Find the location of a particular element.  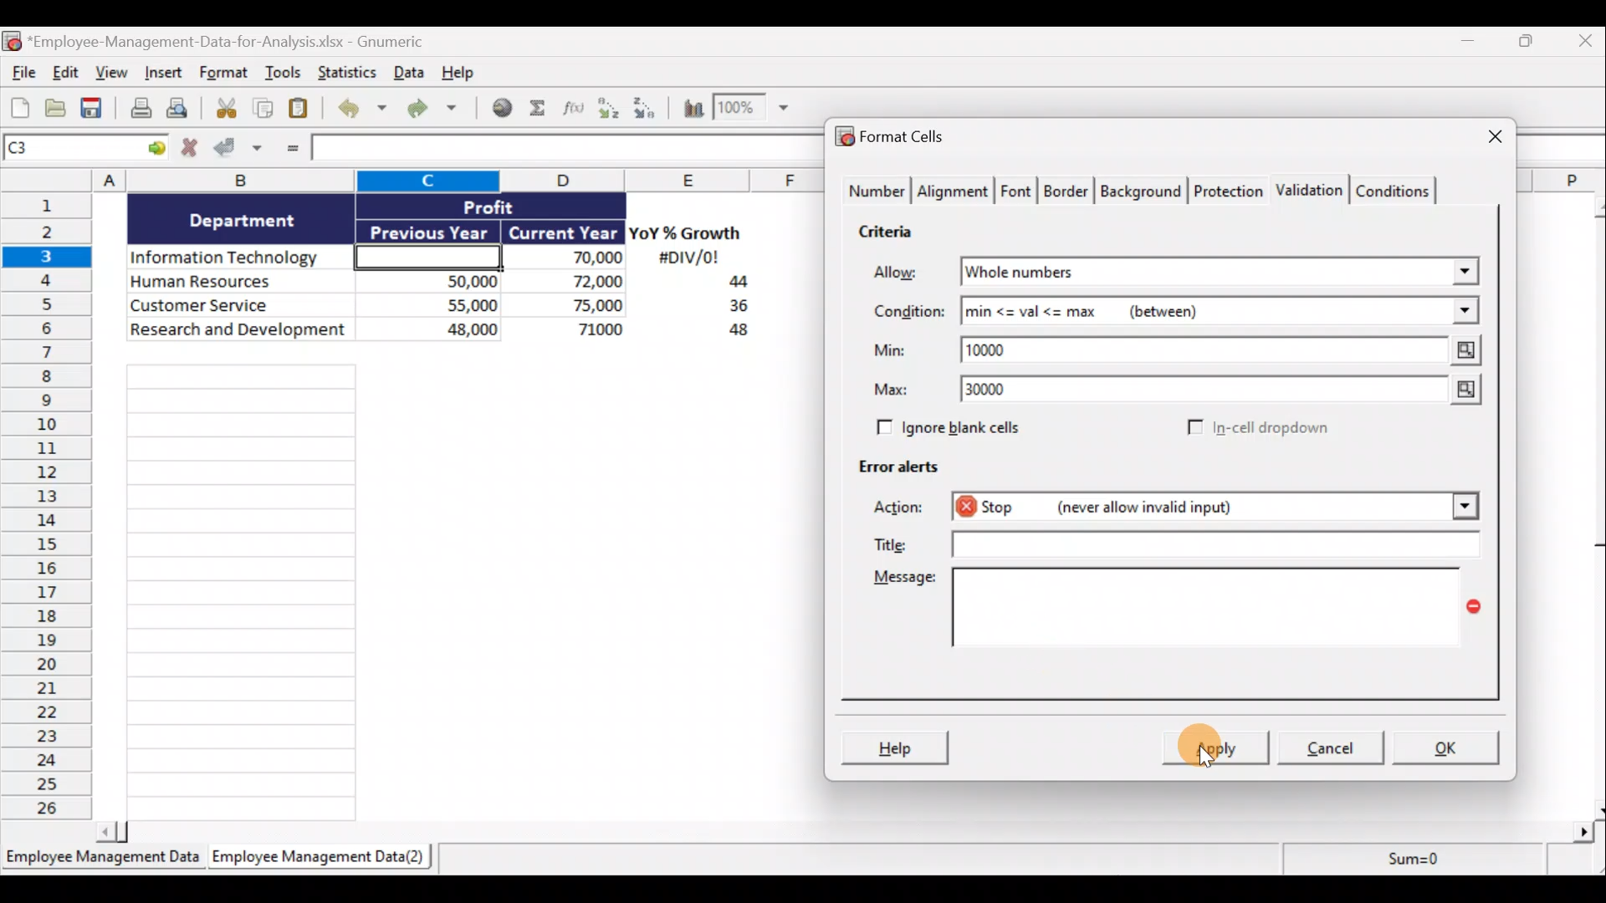

Format is located at coordinates (224, 75).